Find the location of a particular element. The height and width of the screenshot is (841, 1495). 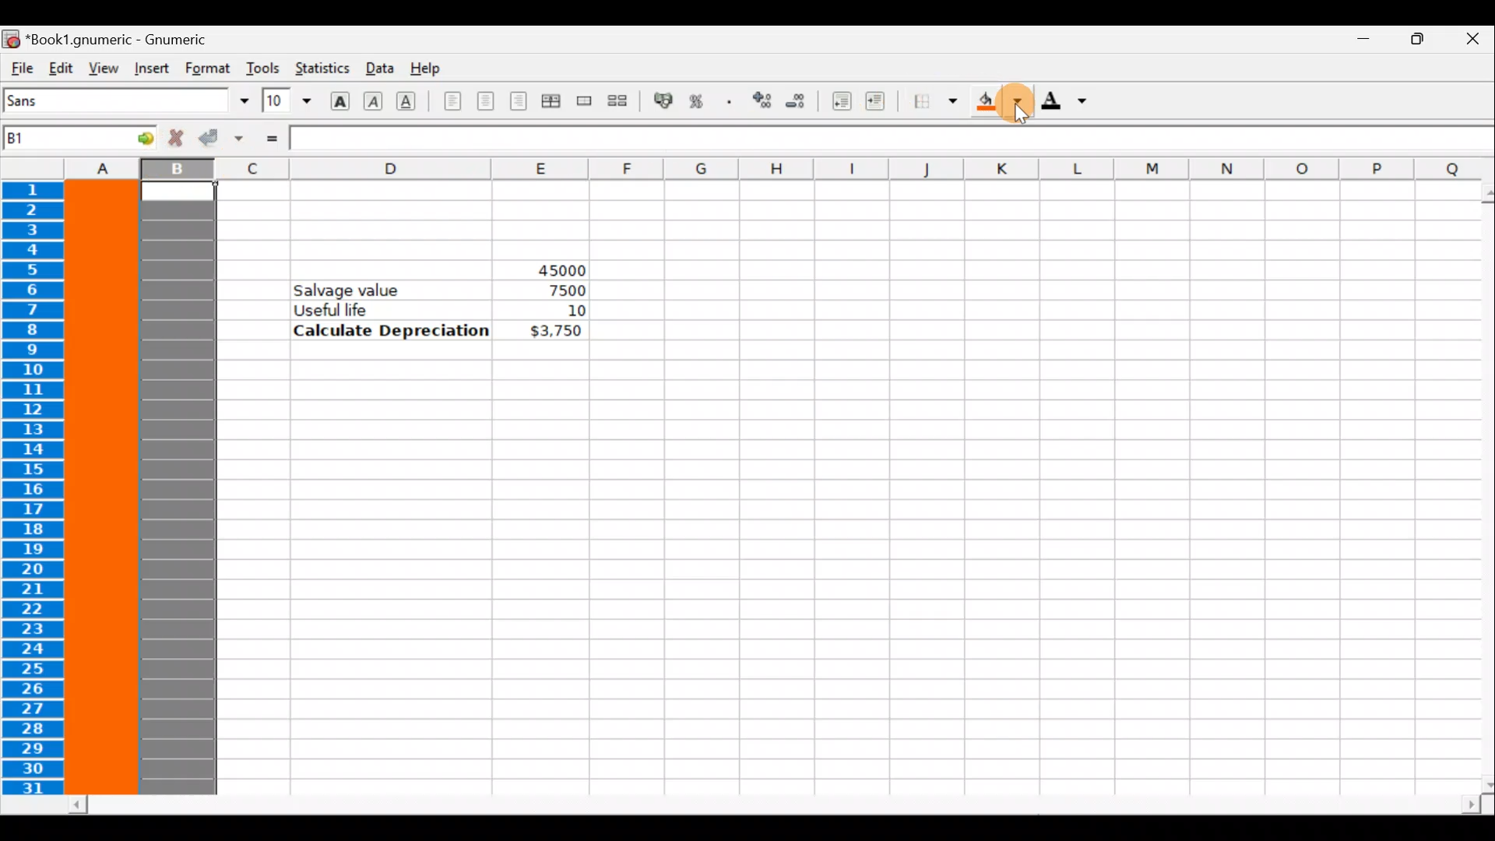

Tools is located at coordinates (262, 68).